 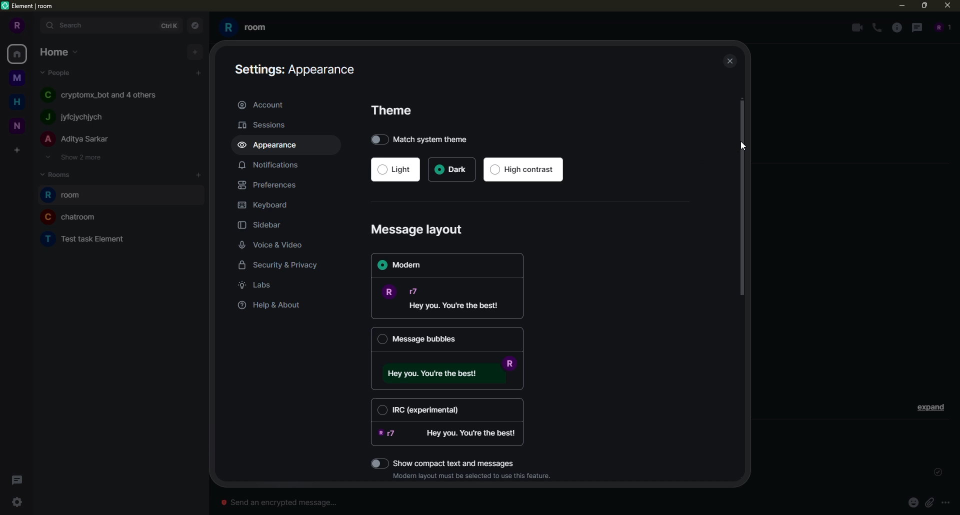 What do you see at coordinates (58, 72) in the screenshot?
I see `people` at bounding box center [58, 72].